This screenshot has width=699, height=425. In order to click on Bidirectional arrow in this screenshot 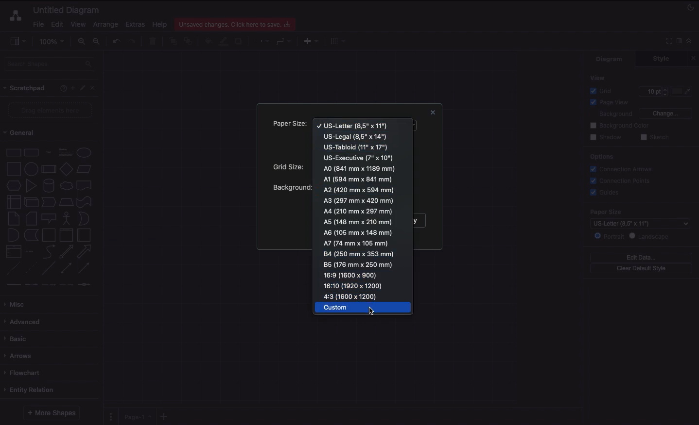, I will do `click(66, 251)`.